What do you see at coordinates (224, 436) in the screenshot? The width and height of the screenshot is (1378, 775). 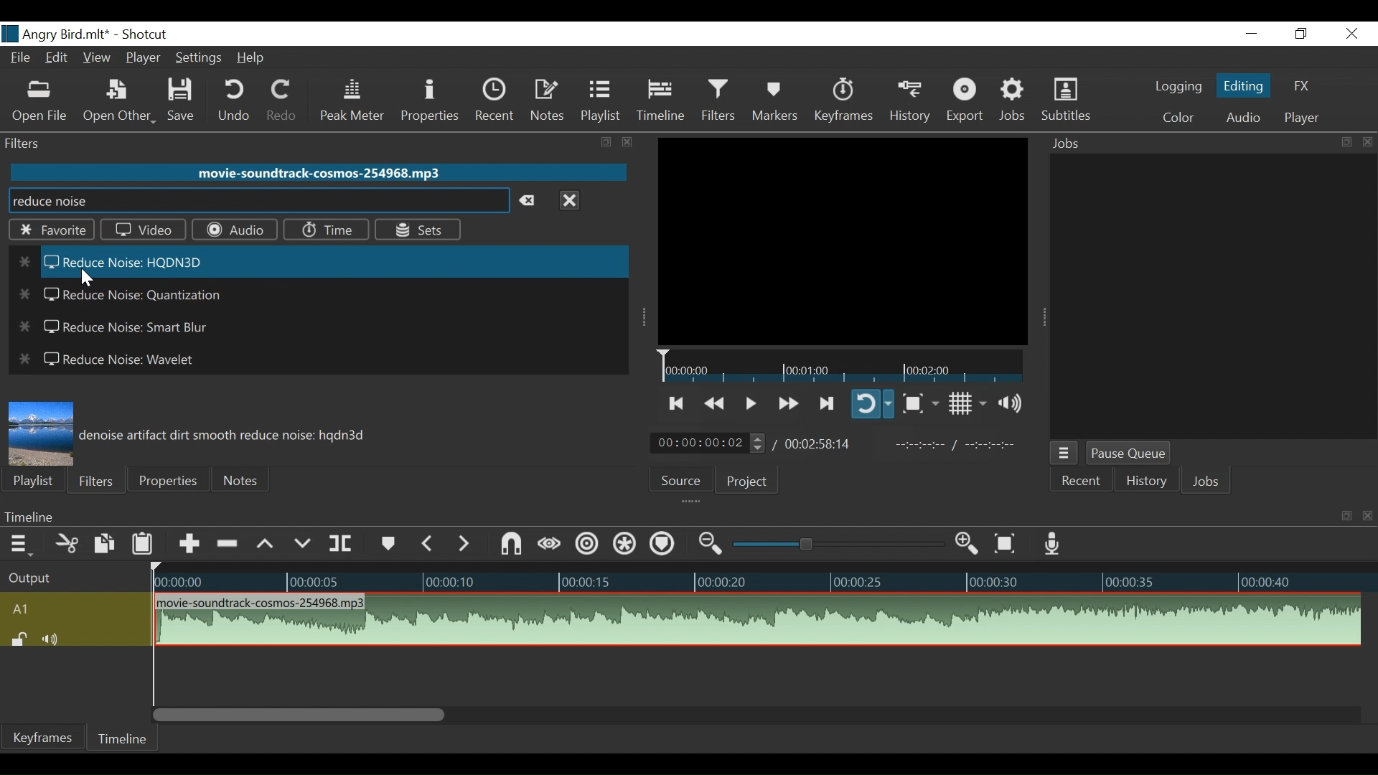 I see `denoise artifact dirt smooth reduce noise: hqdn3d` at bounding box center [224, 436].